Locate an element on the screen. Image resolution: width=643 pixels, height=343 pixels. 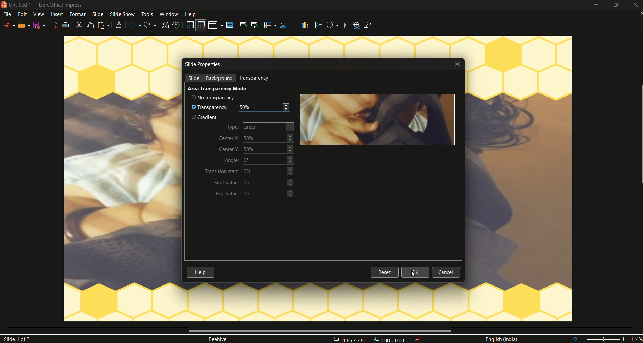
0% is located at coordinates (269, 171).